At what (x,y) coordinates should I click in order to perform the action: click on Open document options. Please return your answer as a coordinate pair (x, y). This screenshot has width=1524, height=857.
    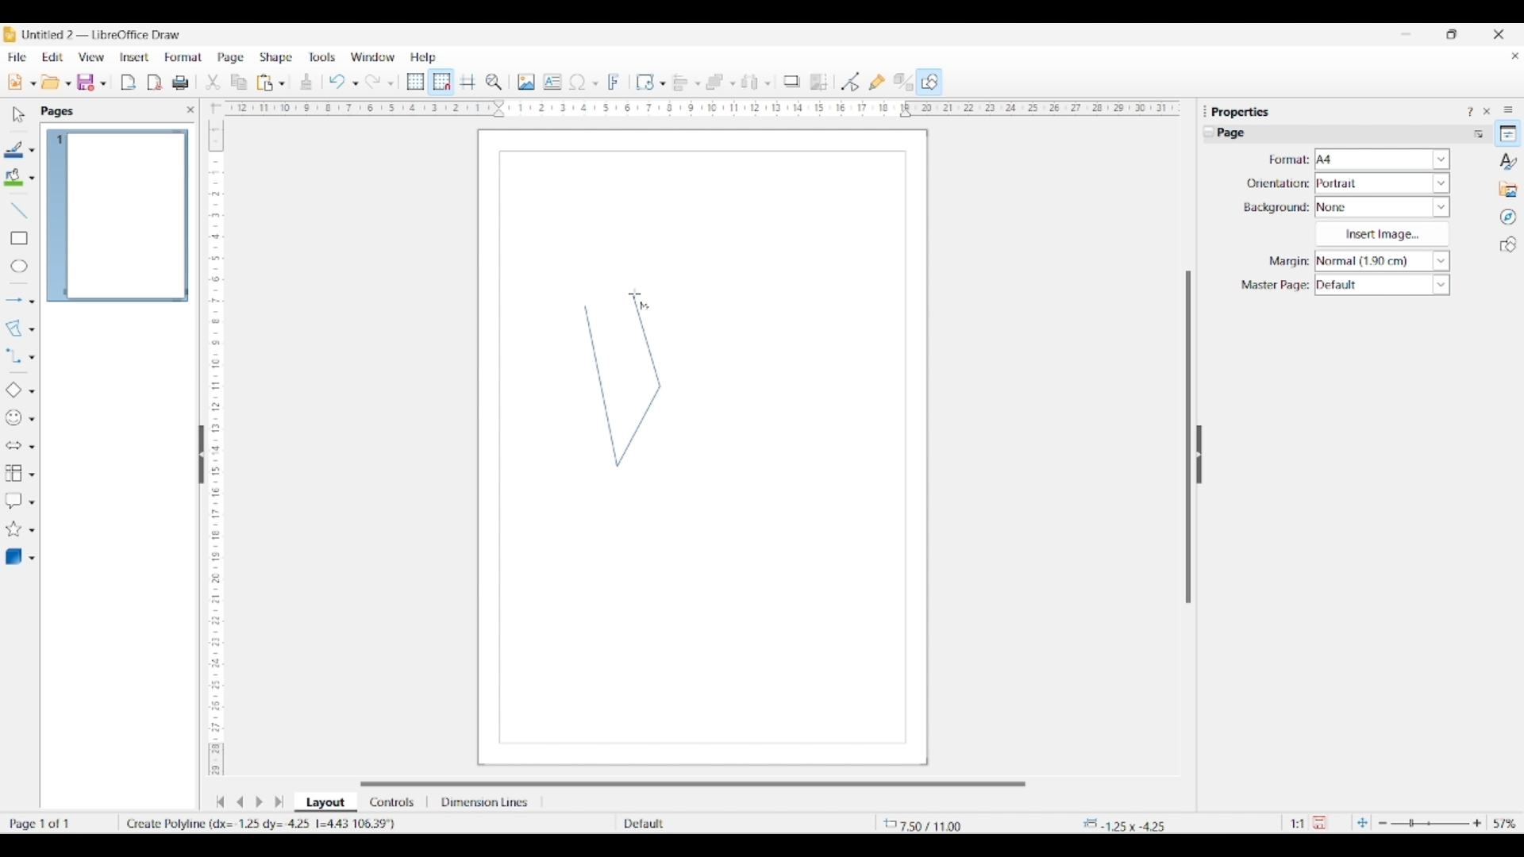
    Looking at the image, I should click on (67, 84).